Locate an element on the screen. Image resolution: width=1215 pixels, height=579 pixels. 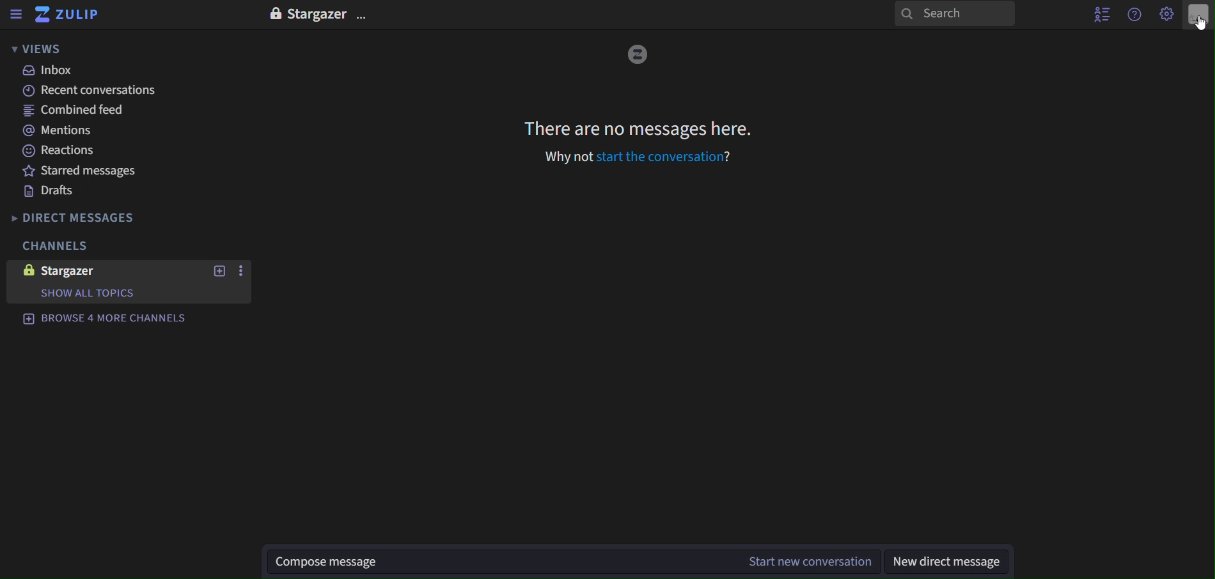
views is located at coordinates (37, 49).